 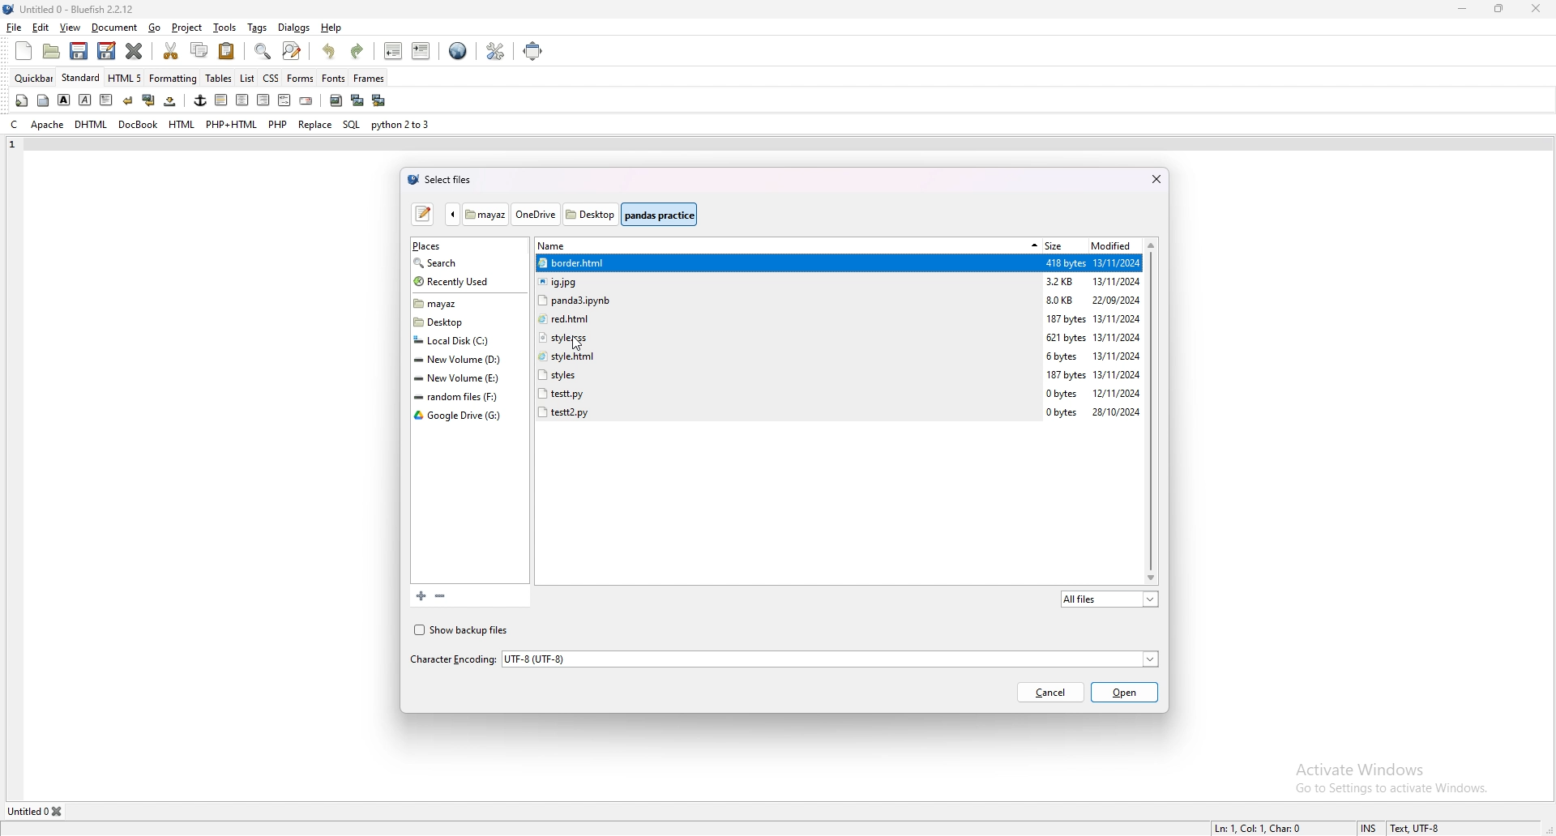 What do you see at coordinates (1050, 693) in the screenshot?
I see `cancel` at bounding box center [1050, 693].